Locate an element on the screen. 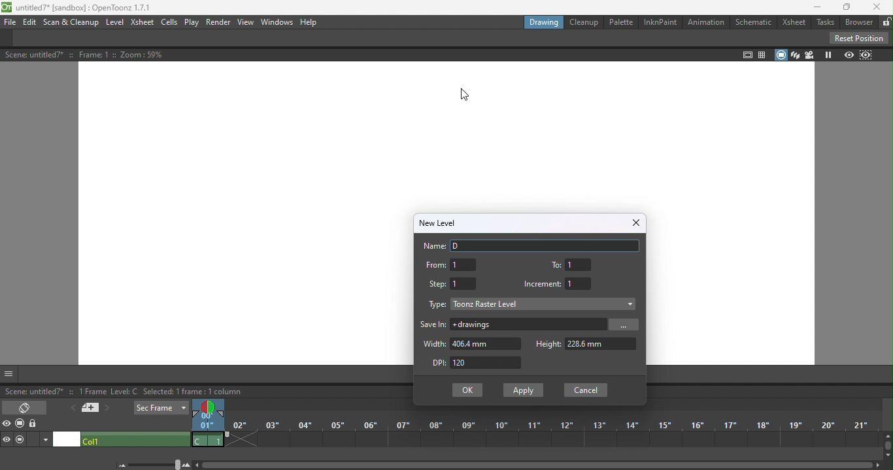  InknPaint is located at coordinates (658, 22).